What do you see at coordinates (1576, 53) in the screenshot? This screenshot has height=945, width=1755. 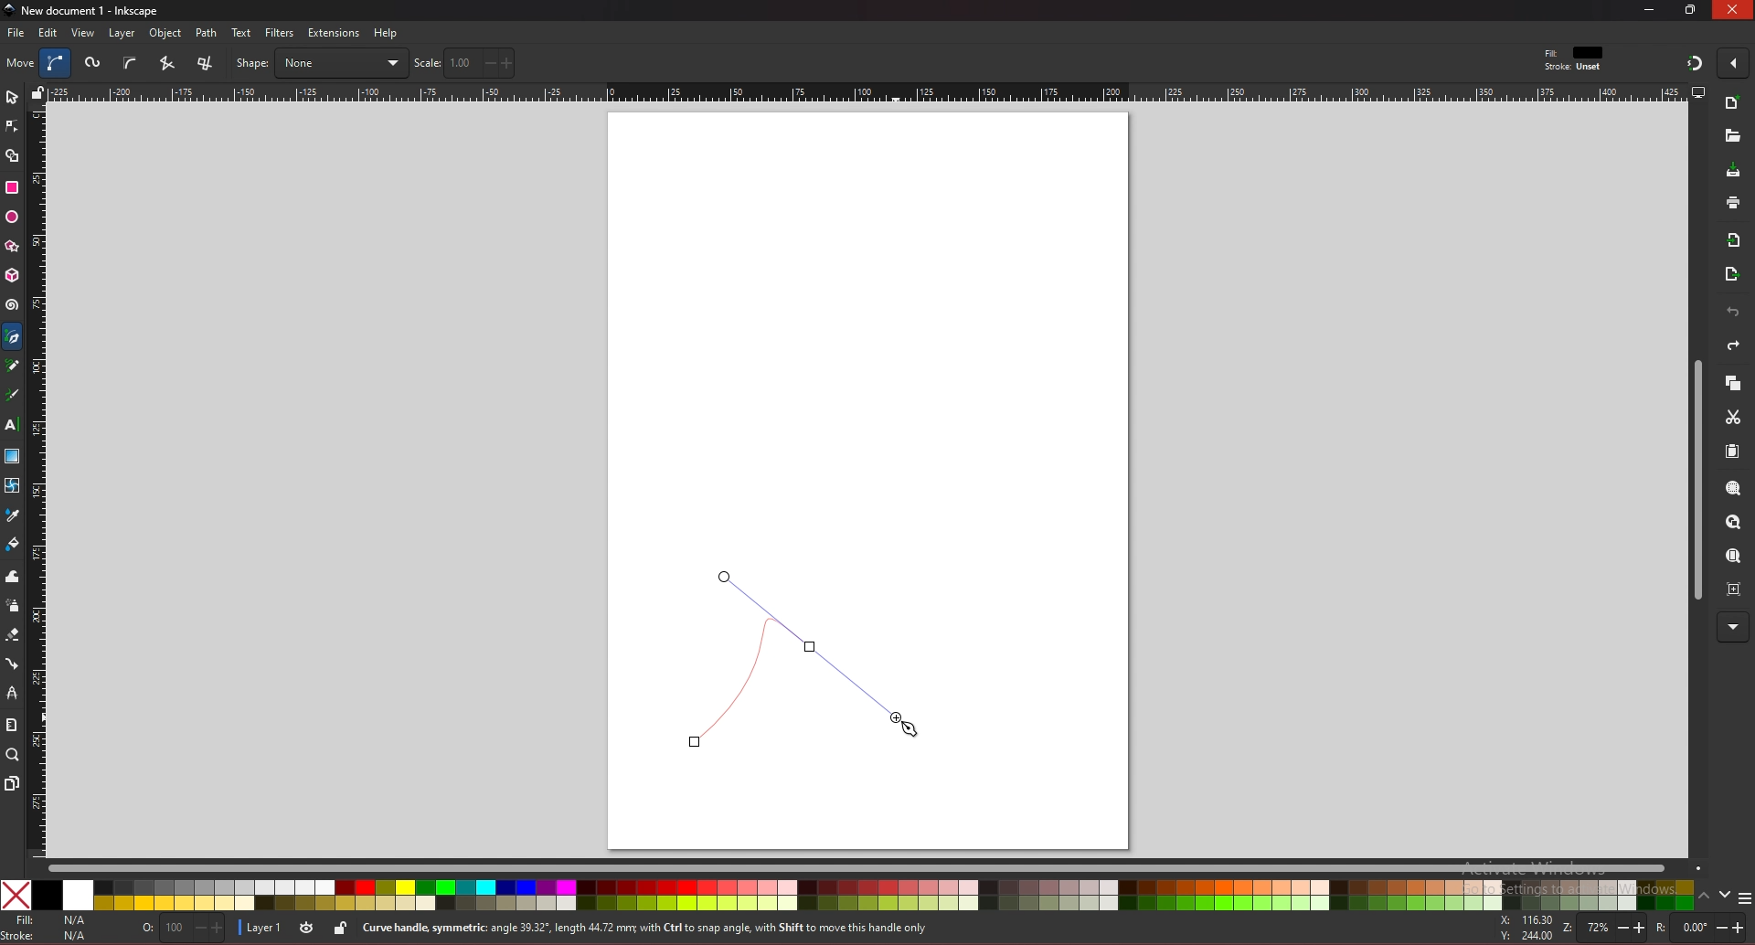 I see `fit` at bounding box center [1576, 53].